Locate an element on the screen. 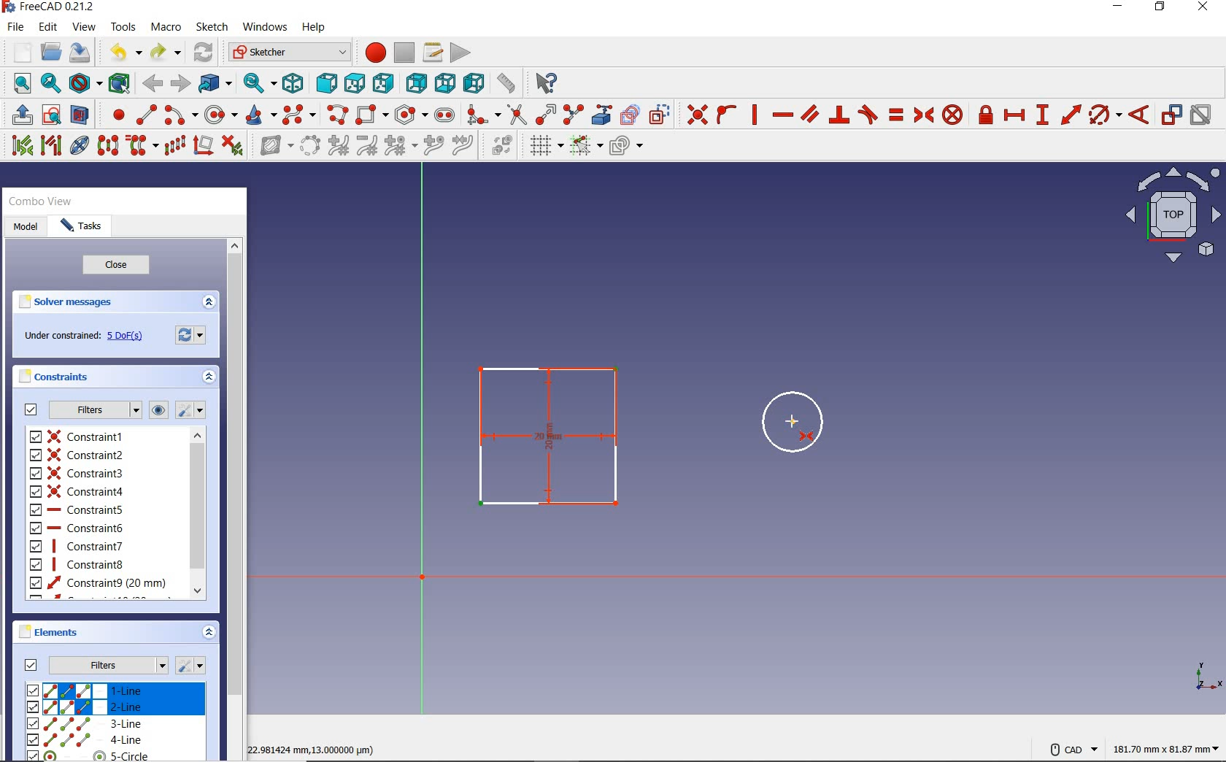  constrain distance is located at coordinates (1069, 115).